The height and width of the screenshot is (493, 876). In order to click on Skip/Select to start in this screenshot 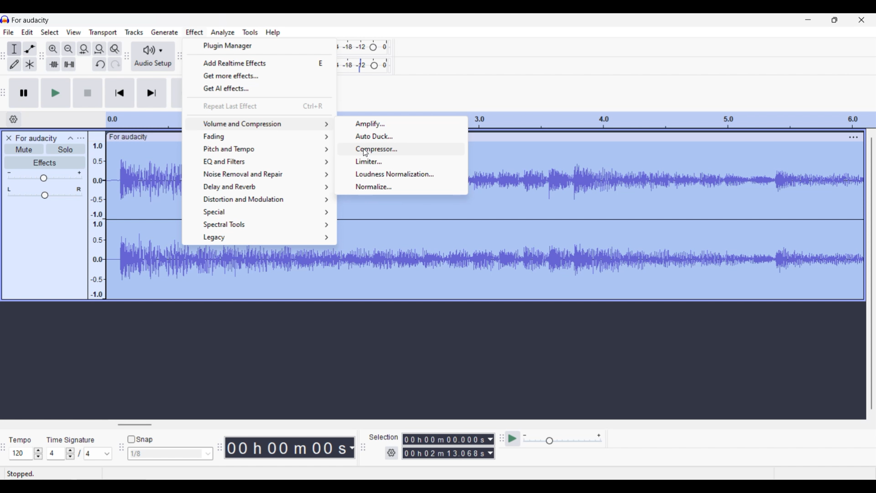, I will do `click(120, 93)`.